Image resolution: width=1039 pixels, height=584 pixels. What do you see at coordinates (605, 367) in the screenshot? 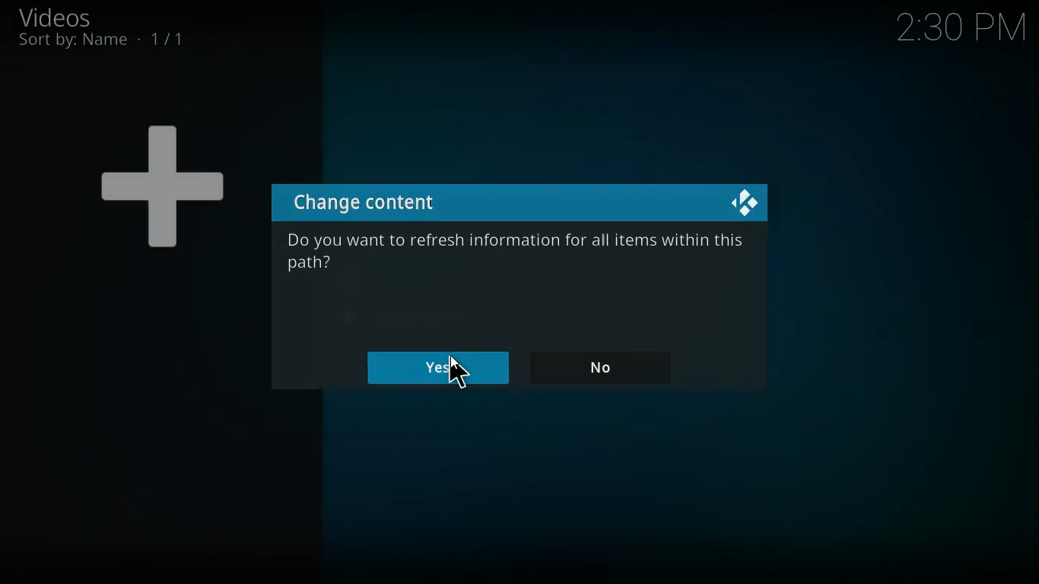
I see `no` at bounding box center [605, 367].